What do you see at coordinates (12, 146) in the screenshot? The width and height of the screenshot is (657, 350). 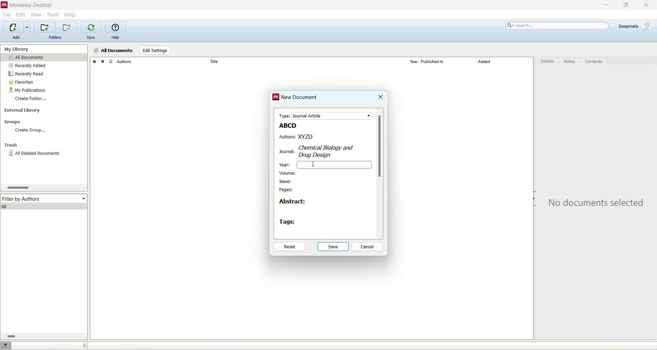 I see `trash` at bounding box center [12, 146].